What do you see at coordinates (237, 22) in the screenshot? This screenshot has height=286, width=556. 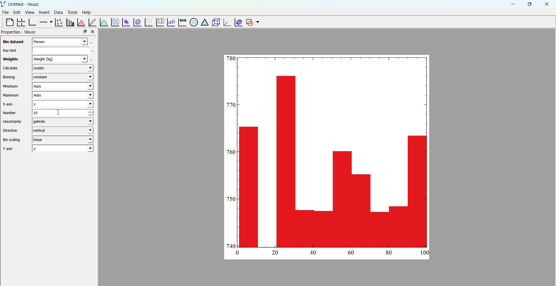 I see `plot covariance ellipses` at bounding box center [237, 22].